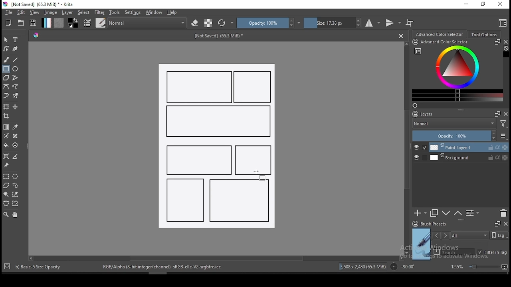  Describe the element at coordinates (7, 136) in the screenshot. I see `colorize mask tool` at that location.